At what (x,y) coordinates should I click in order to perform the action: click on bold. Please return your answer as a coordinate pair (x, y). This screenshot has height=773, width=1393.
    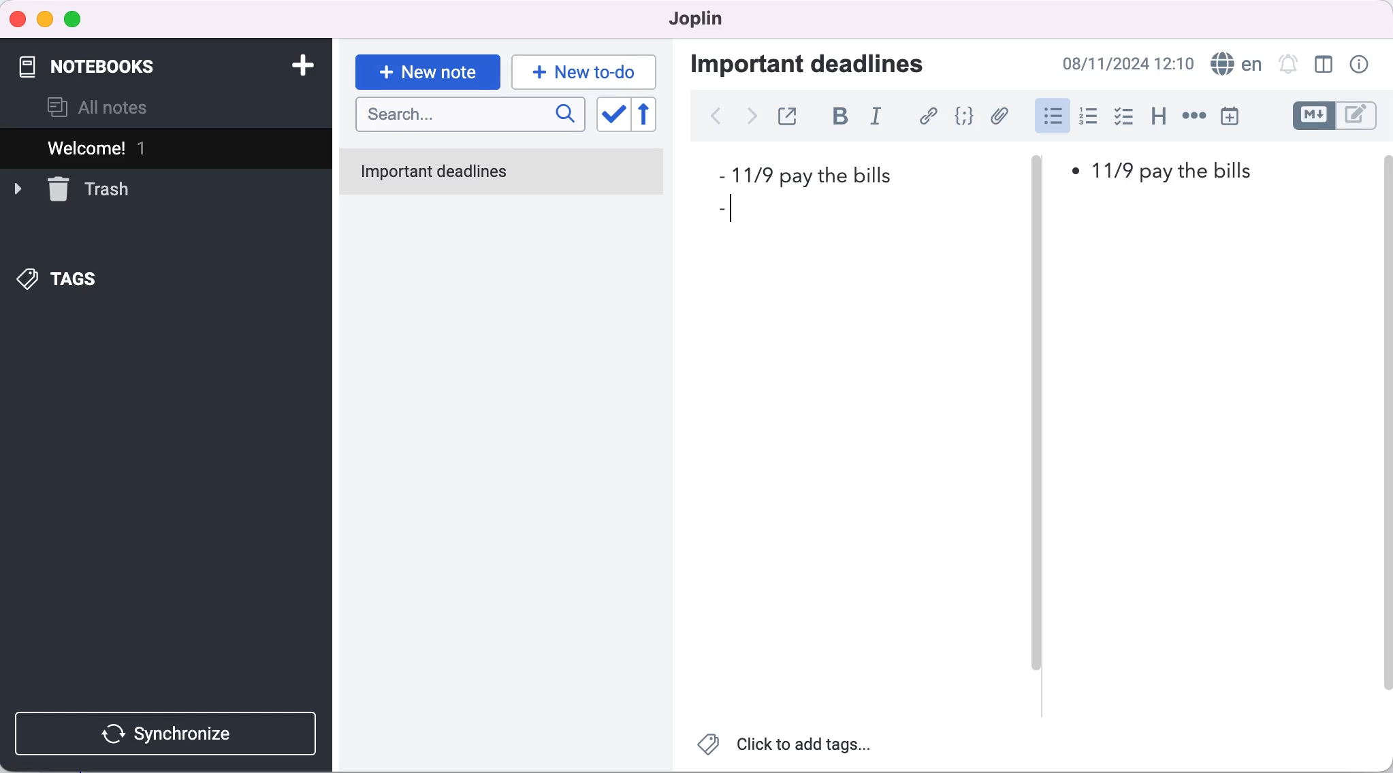
    Looking at the image, I should click on (834, 118).